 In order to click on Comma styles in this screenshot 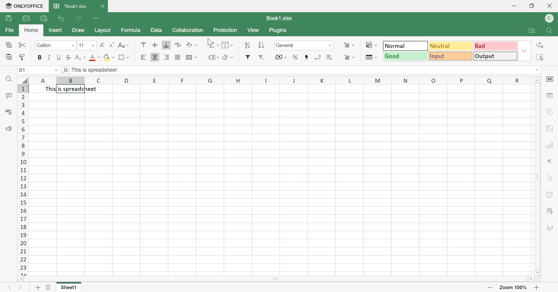, I will do `click(305, 57)`.